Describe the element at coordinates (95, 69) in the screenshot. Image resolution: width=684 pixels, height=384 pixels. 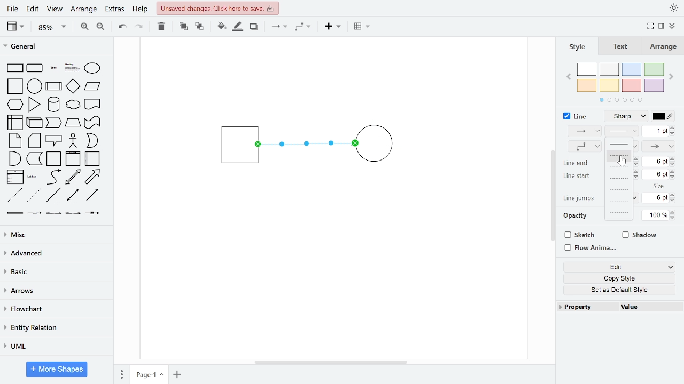
I see `ellipse` at that location.